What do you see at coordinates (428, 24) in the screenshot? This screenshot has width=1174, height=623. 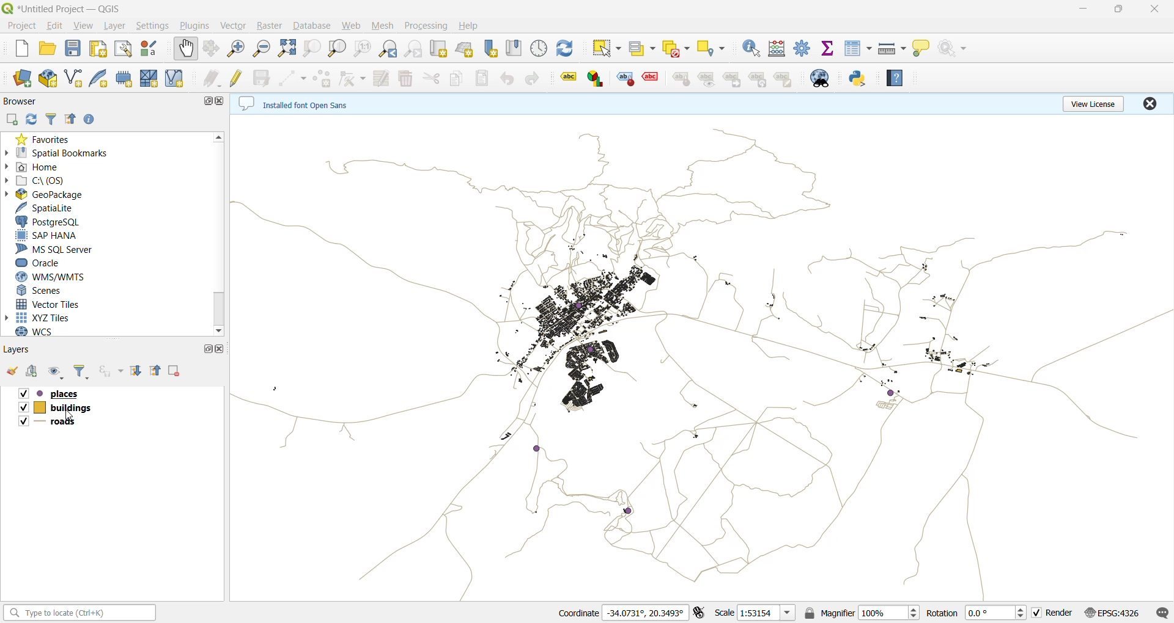 I see `processing` at bounding box center [428, 24].